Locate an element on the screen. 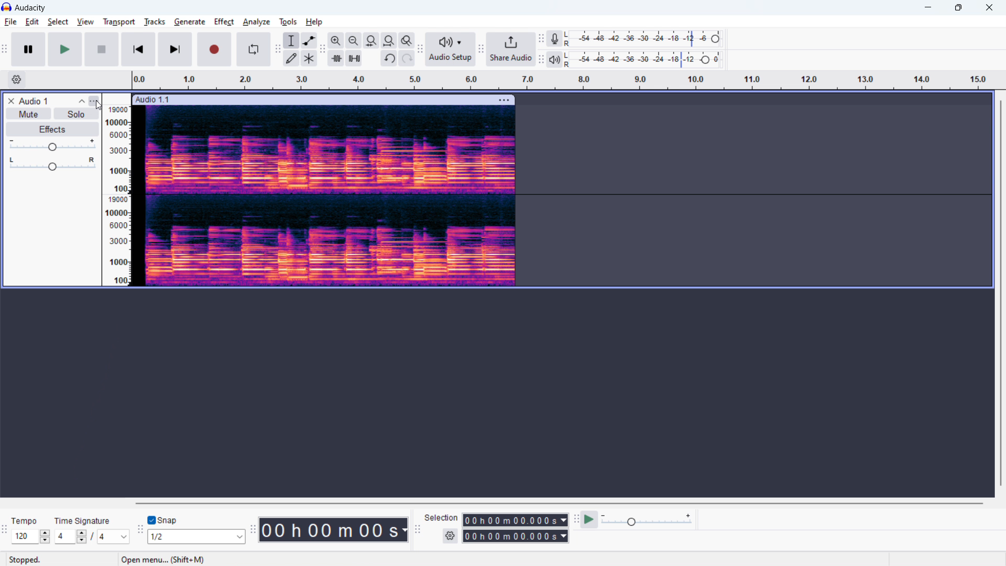  solo is located at coordinates (76, 114).